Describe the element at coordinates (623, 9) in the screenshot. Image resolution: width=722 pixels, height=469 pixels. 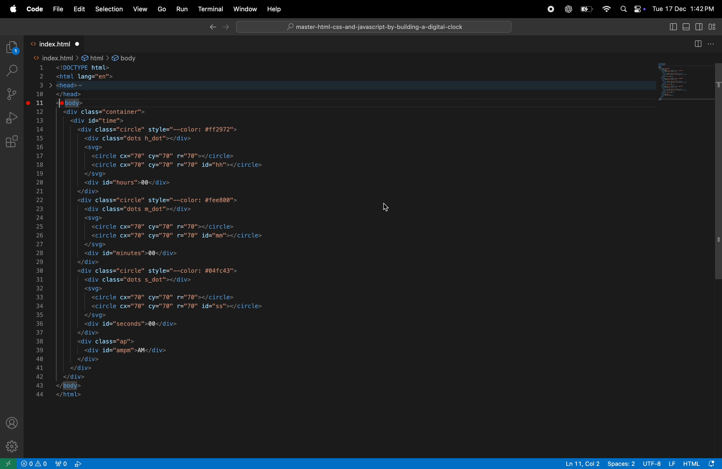
I see `Spotlight` at that location.